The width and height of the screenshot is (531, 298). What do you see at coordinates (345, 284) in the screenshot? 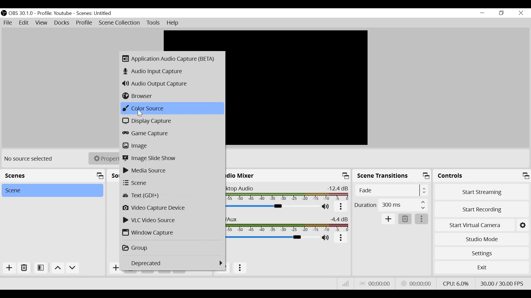
I see `Bitrate` at bounding box center [345, 284].